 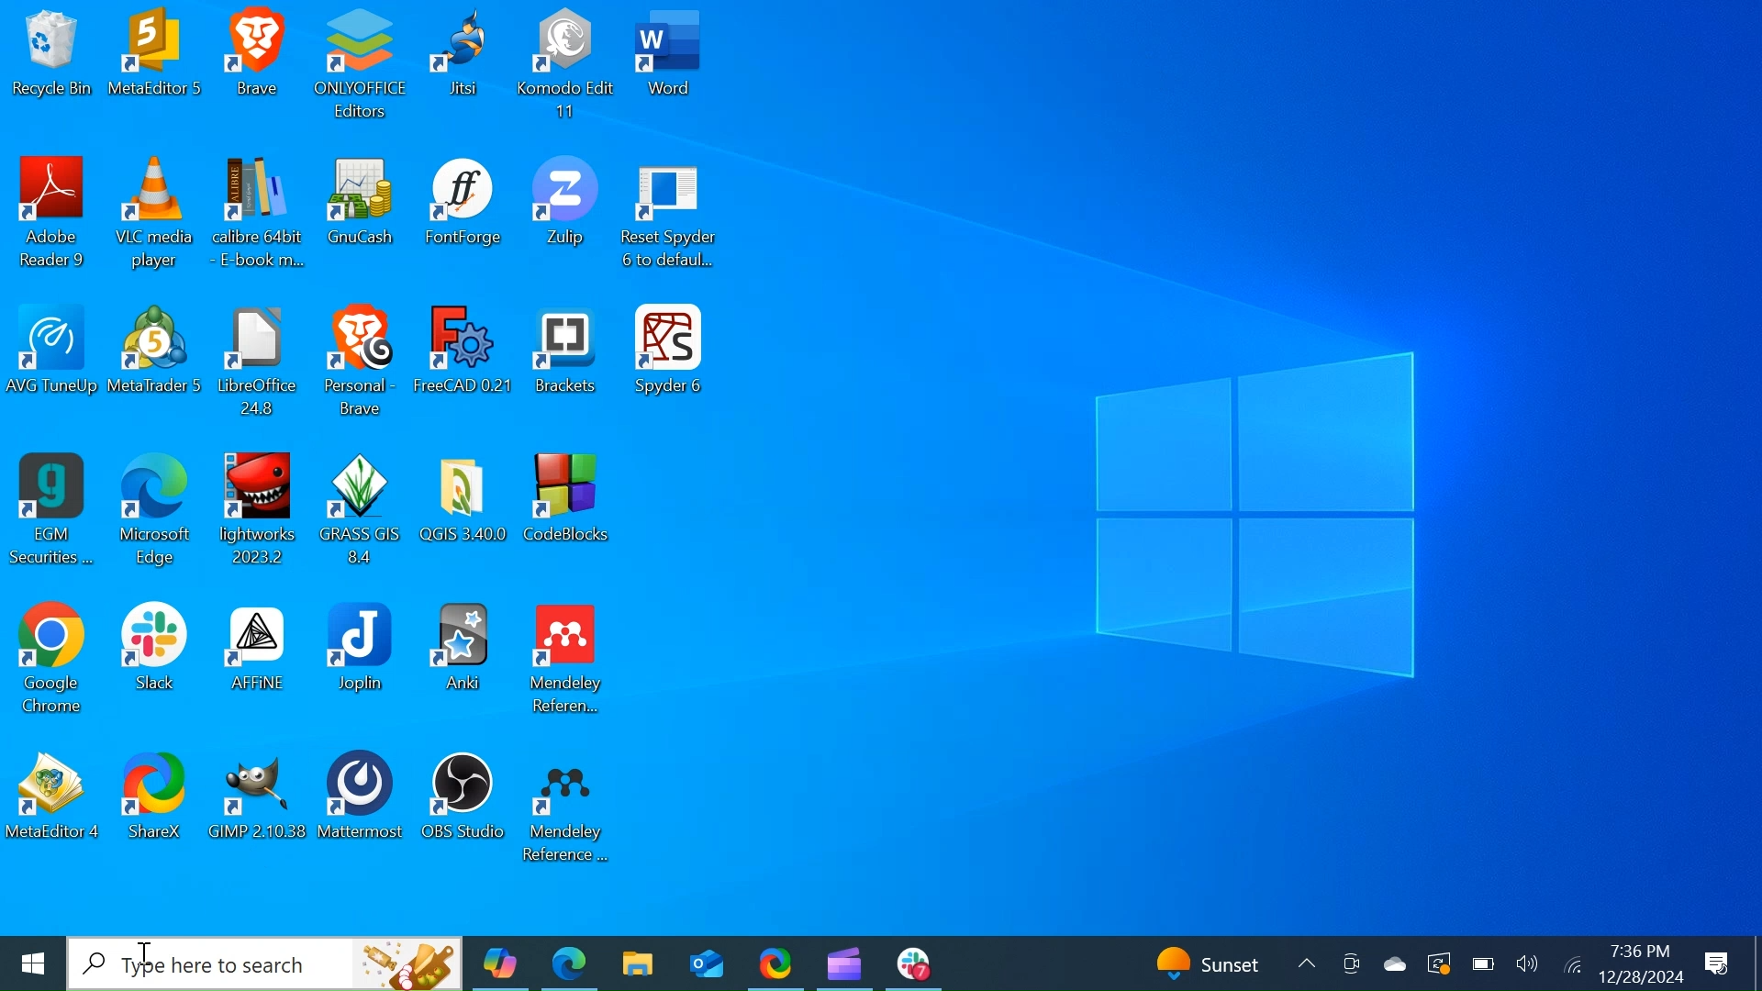 I want to click on OnlyOffice Desktop Icon, so click(x=362, y=65).